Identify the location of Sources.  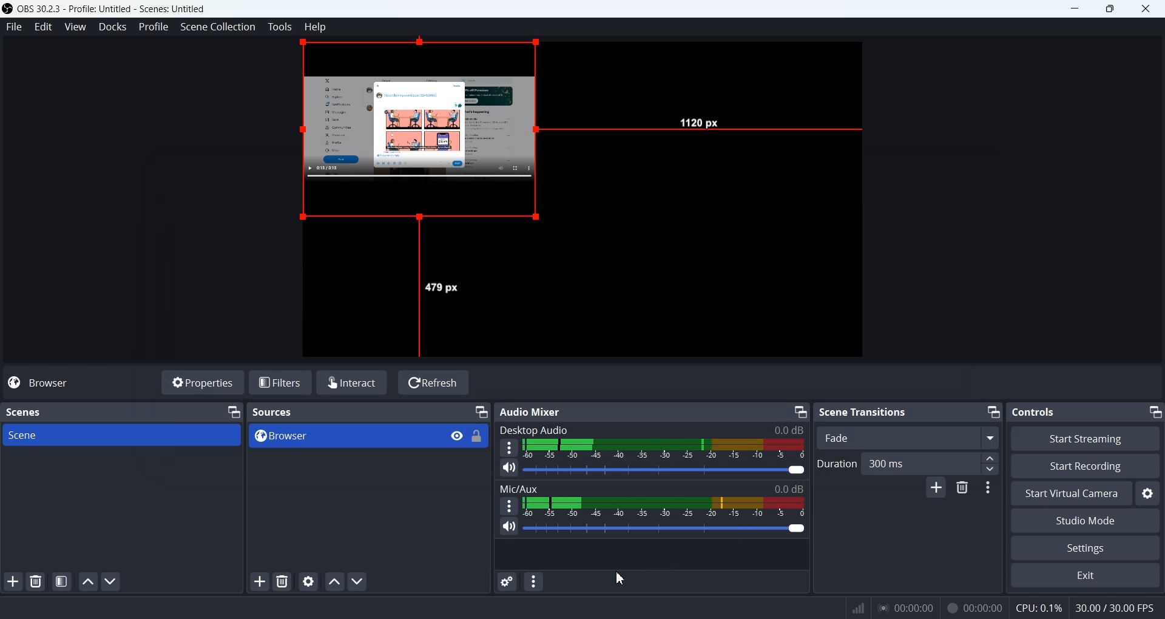
(280, 411).